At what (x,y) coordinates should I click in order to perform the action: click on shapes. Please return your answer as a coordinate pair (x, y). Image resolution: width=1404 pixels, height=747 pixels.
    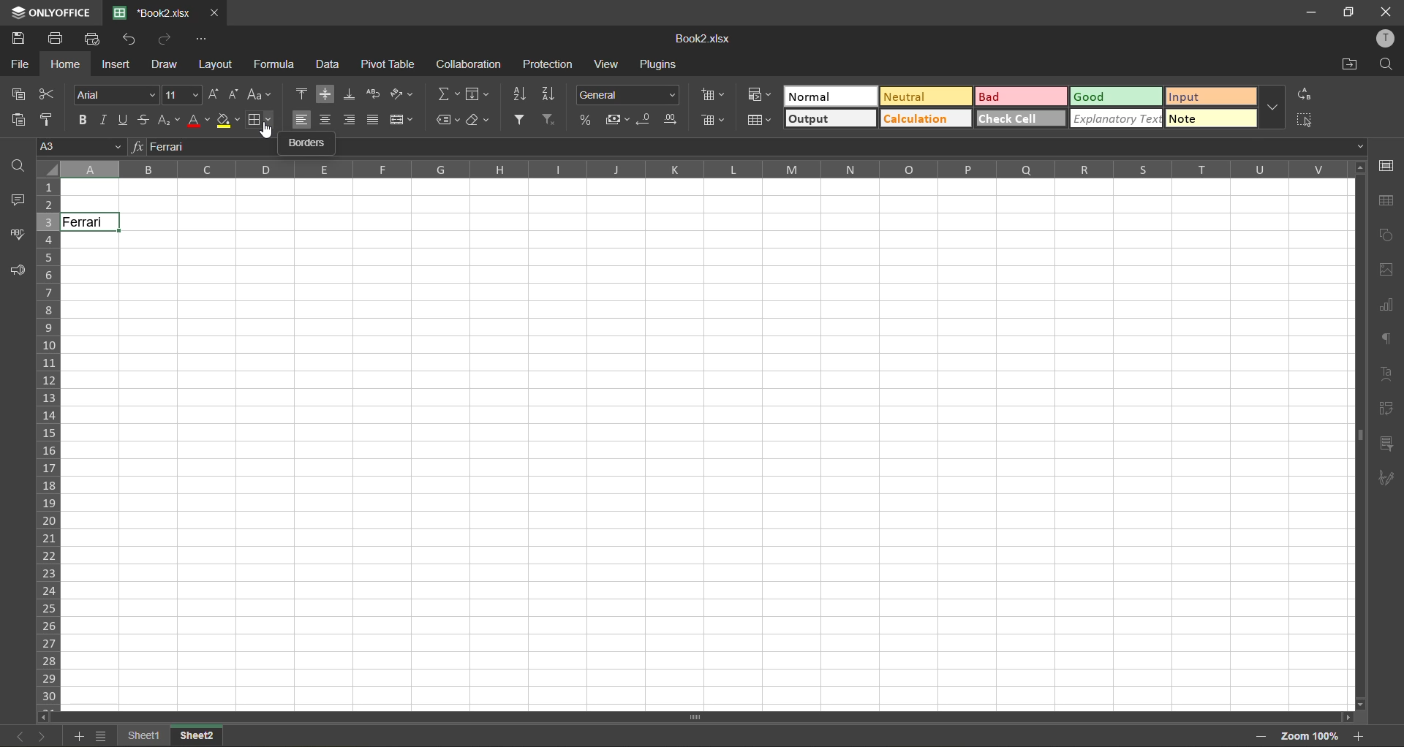
    Looking at the image, I should click on (1386, 233).